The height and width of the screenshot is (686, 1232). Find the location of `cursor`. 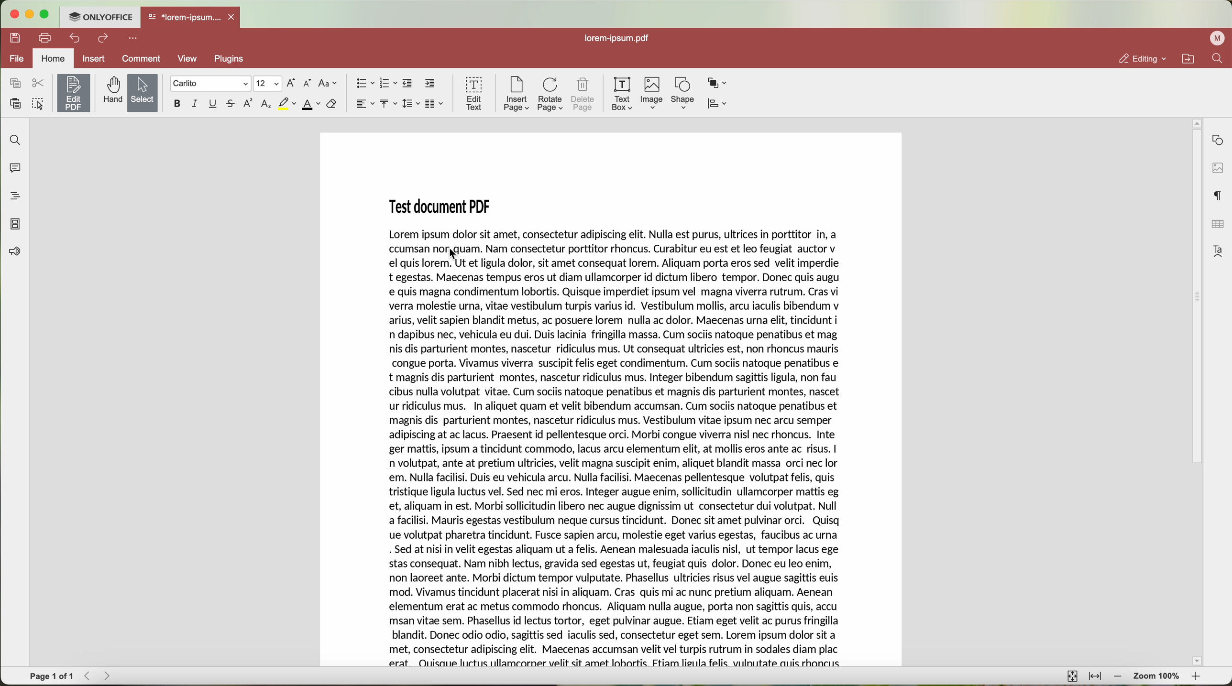

cursor is located at coordinates (454, 255).